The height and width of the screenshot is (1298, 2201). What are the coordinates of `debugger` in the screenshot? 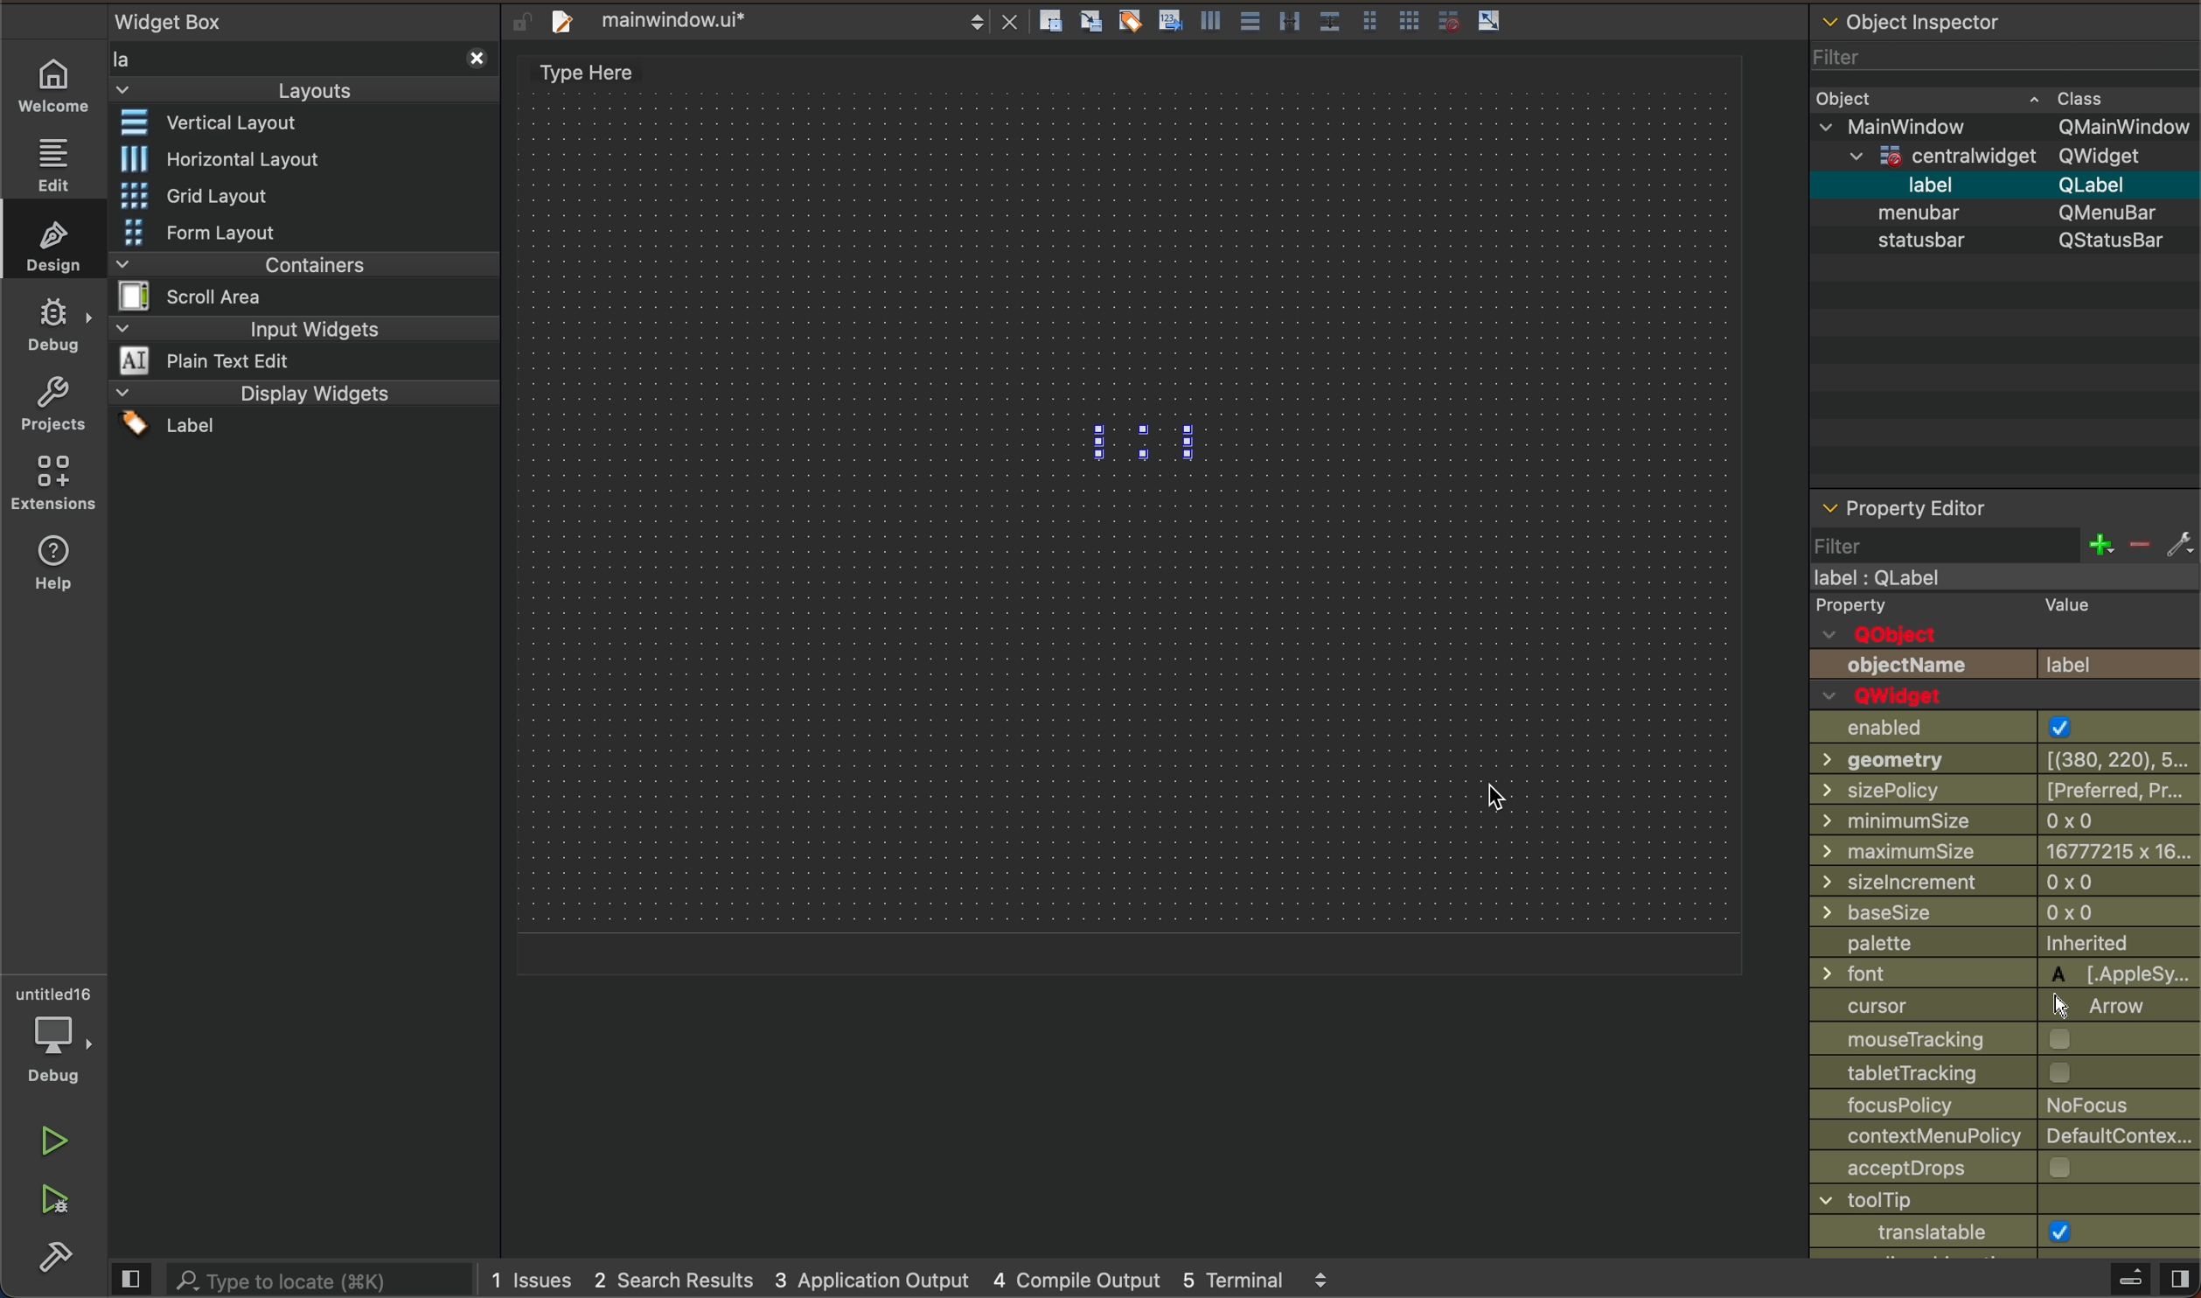 It's located at (59, 1033).